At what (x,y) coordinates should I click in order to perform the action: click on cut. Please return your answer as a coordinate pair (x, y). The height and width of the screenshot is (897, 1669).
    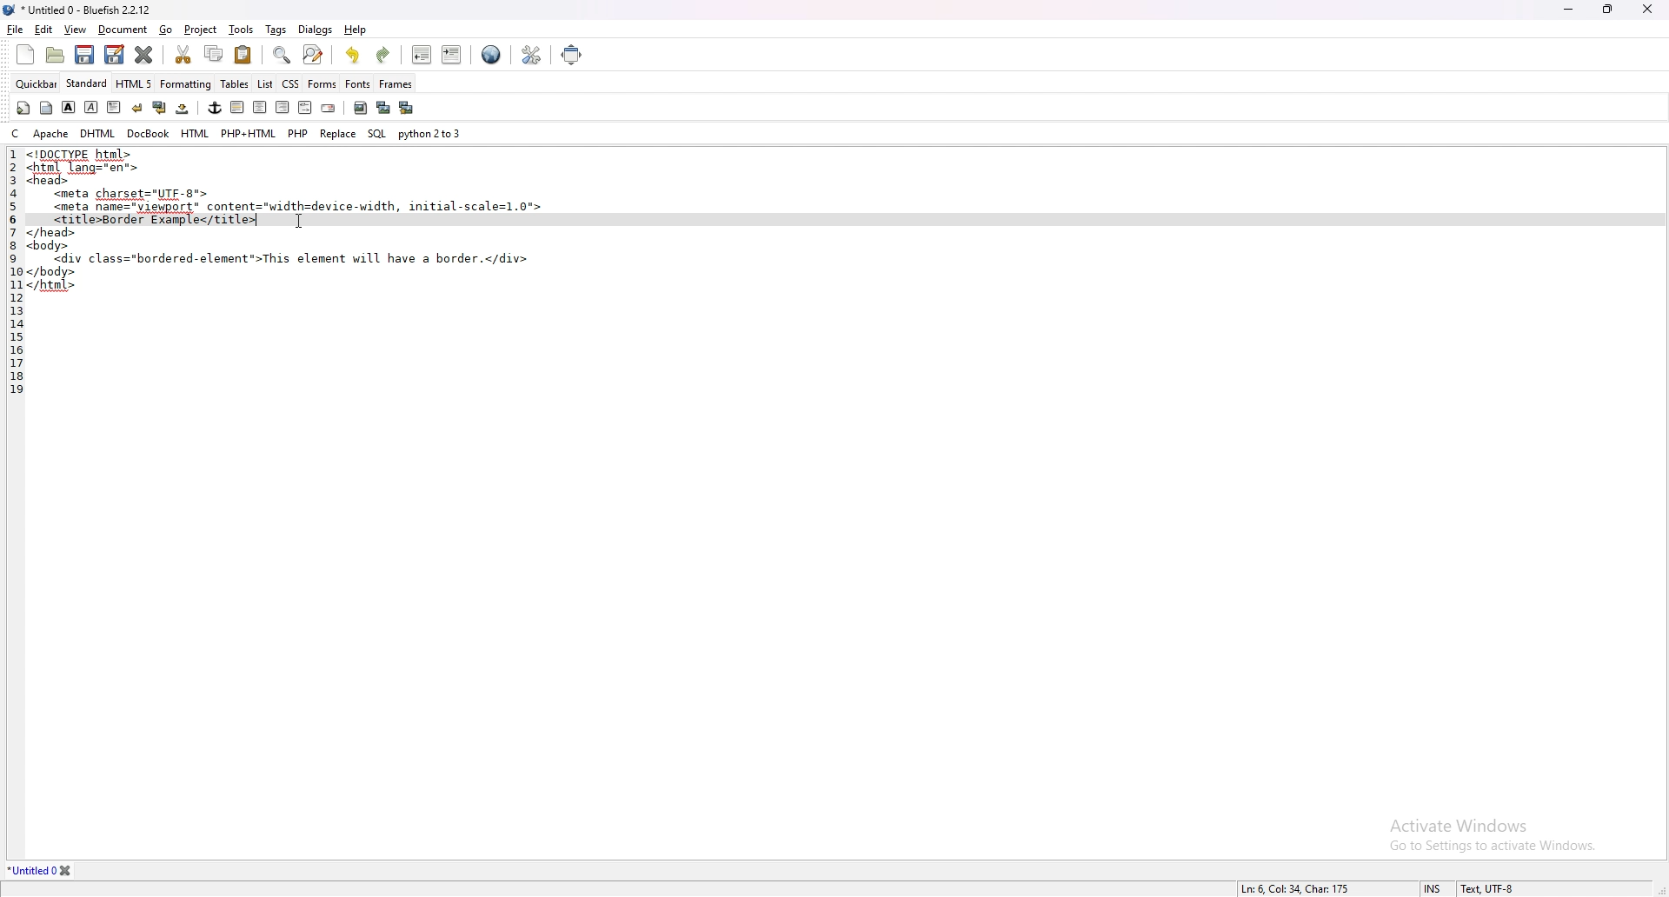
    Looking at the image, I should click on (183, 53).